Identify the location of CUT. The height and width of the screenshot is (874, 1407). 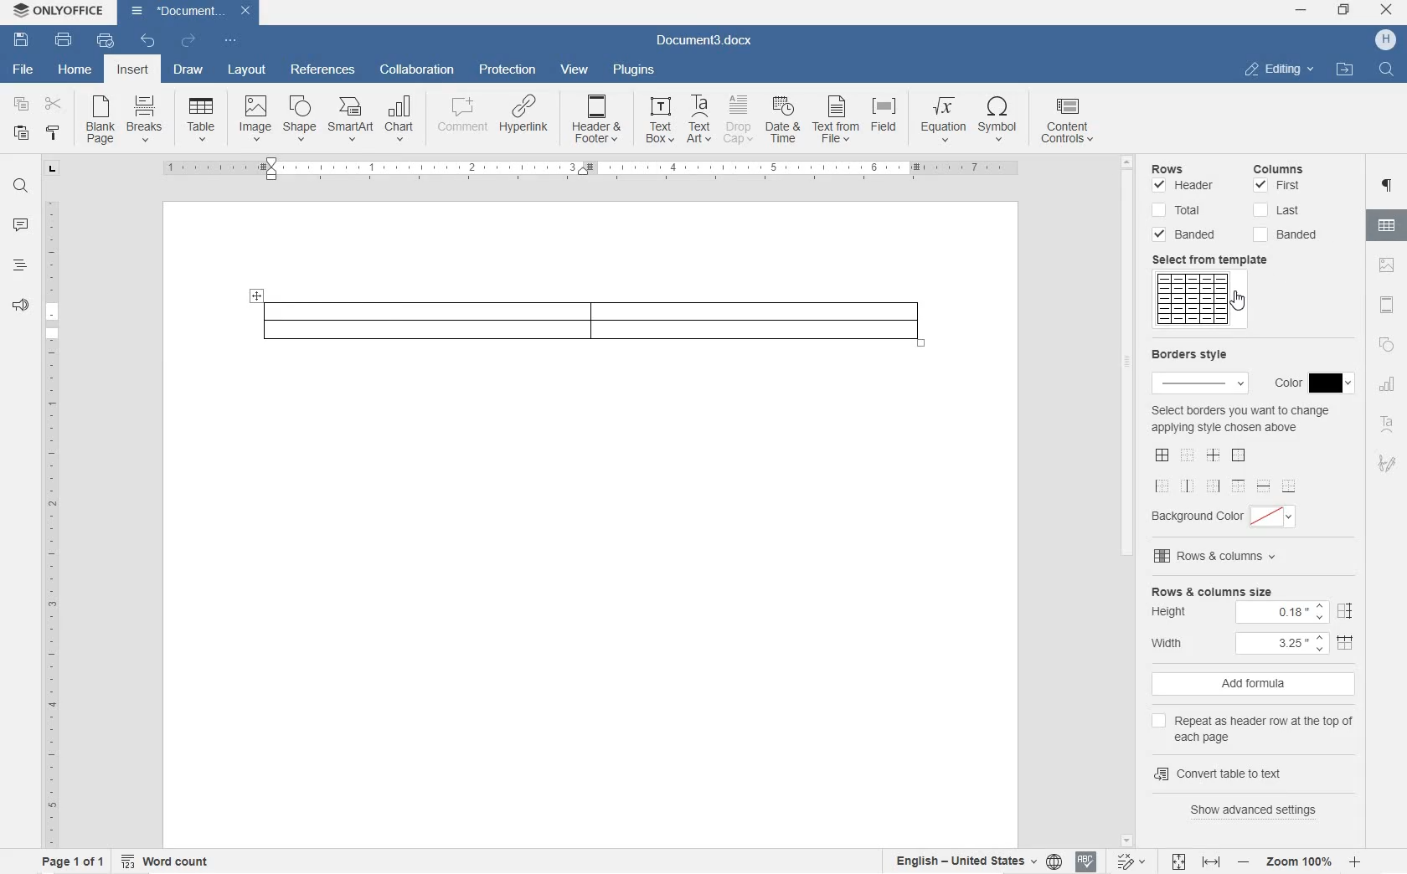
(57, 106).